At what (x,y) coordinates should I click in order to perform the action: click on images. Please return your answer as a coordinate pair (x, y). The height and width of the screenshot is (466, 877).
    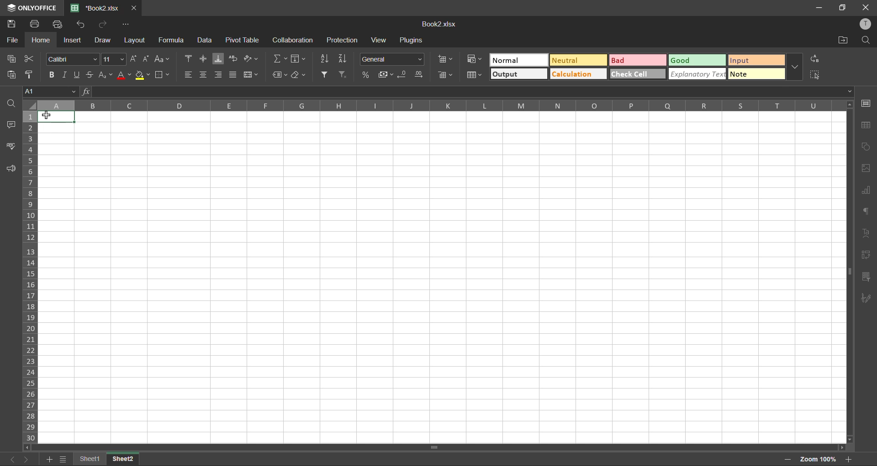
    Looking at the image, I should click on (866, 169).